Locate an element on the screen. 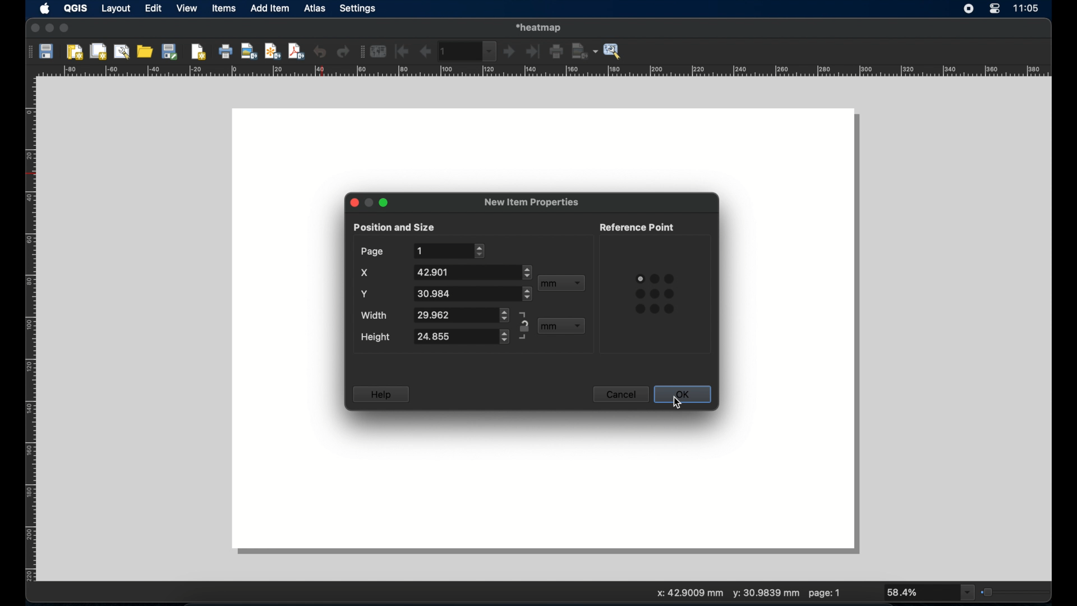 The image size is (1077, 606). page: 1 is located at coordinates (825, 593).